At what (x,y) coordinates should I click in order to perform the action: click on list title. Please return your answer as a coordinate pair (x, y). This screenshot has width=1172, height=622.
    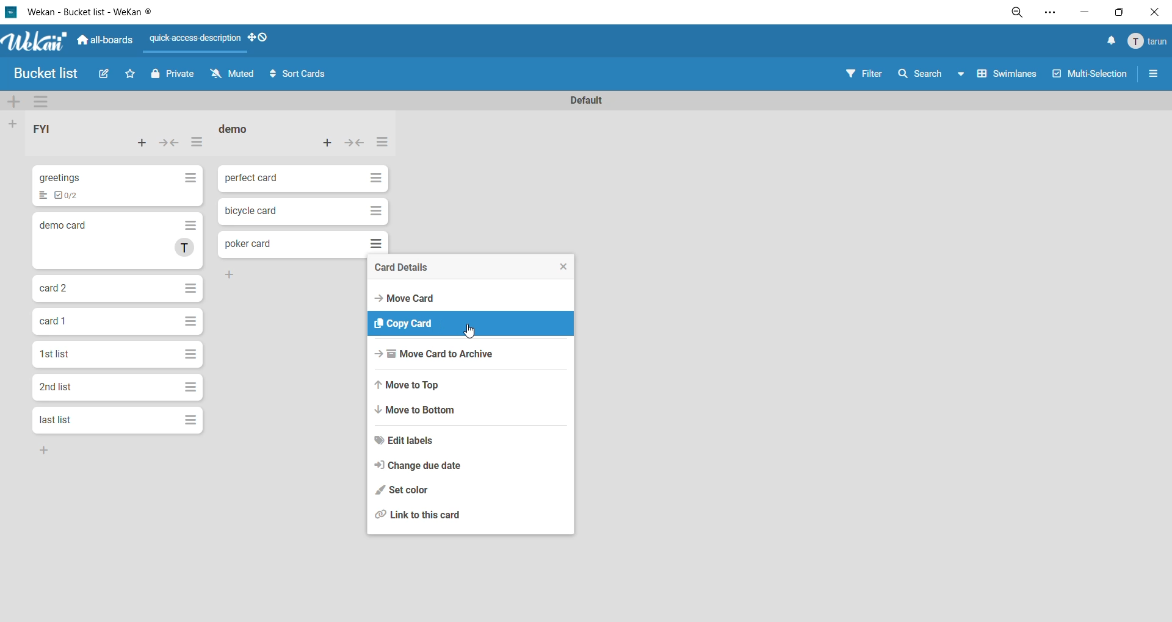
    Looking at the image, I should click on (51, 131).